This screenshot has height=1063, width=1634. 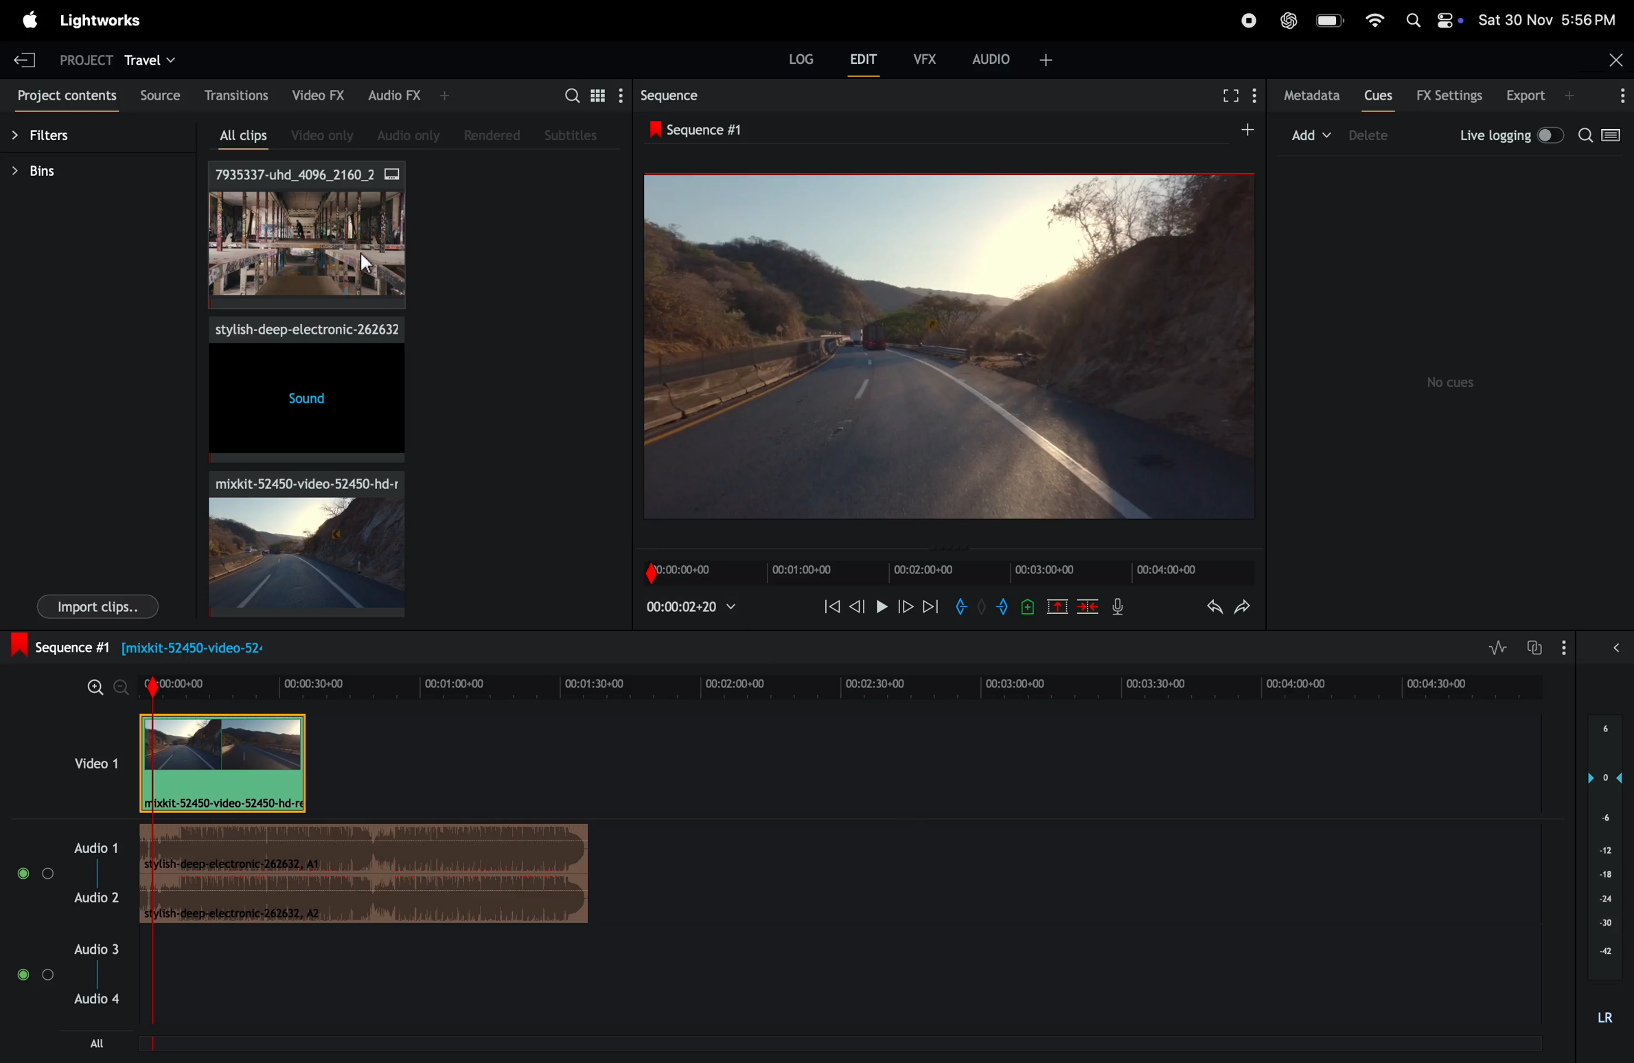 I want to click on add, so click(x=1309, y=134).